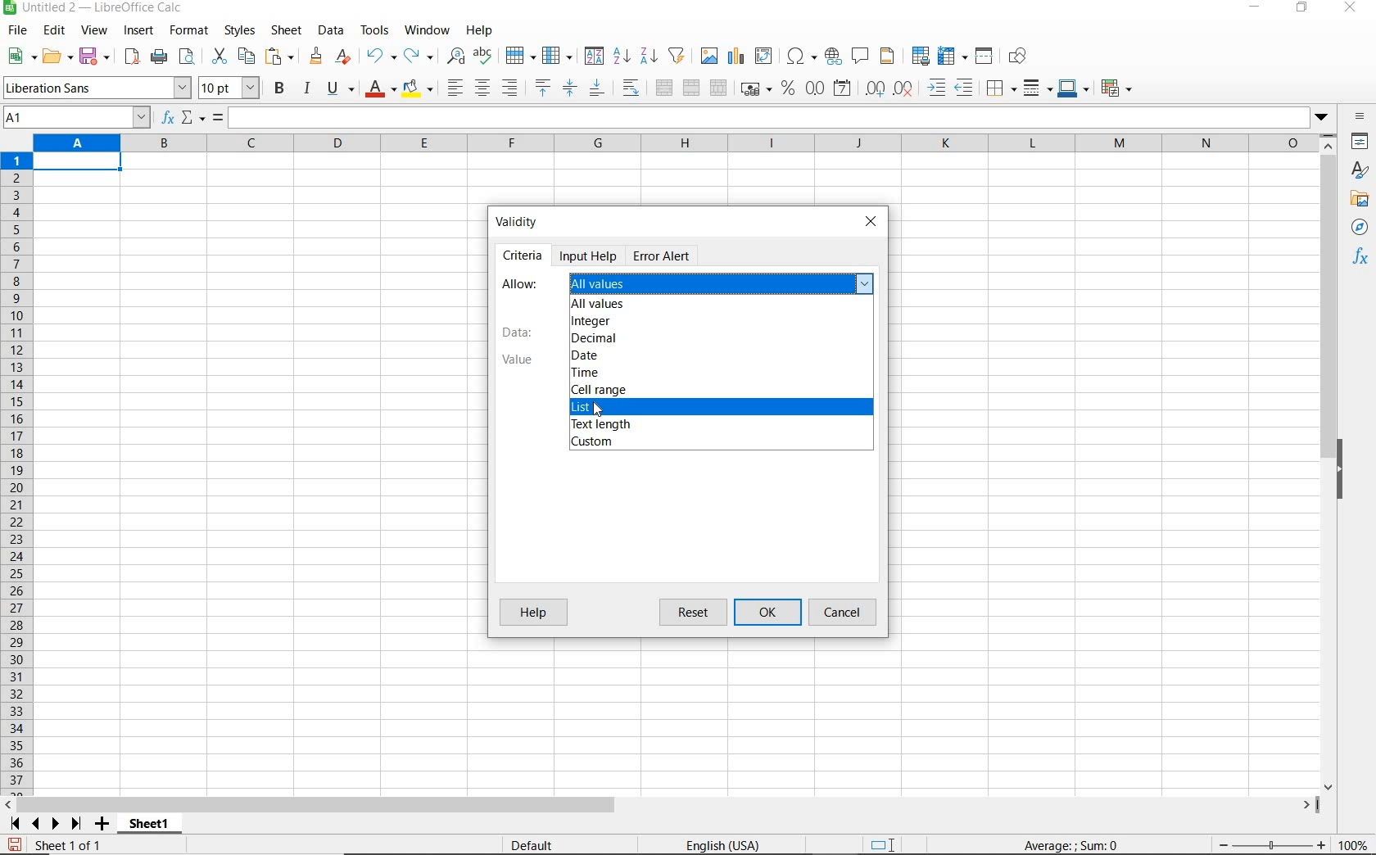 The height and width of the screenshot is (855, 1376). What do you see at coordinates (765, 57) in the screenshot?
I see `insert or edit pivot table` at bounding box center [765, 57].